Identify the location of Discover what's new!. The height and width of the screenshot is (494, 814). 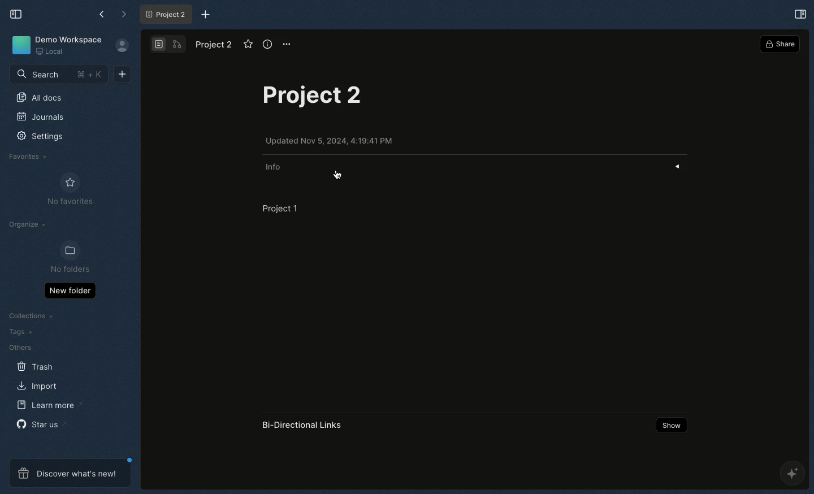
(66, 474).